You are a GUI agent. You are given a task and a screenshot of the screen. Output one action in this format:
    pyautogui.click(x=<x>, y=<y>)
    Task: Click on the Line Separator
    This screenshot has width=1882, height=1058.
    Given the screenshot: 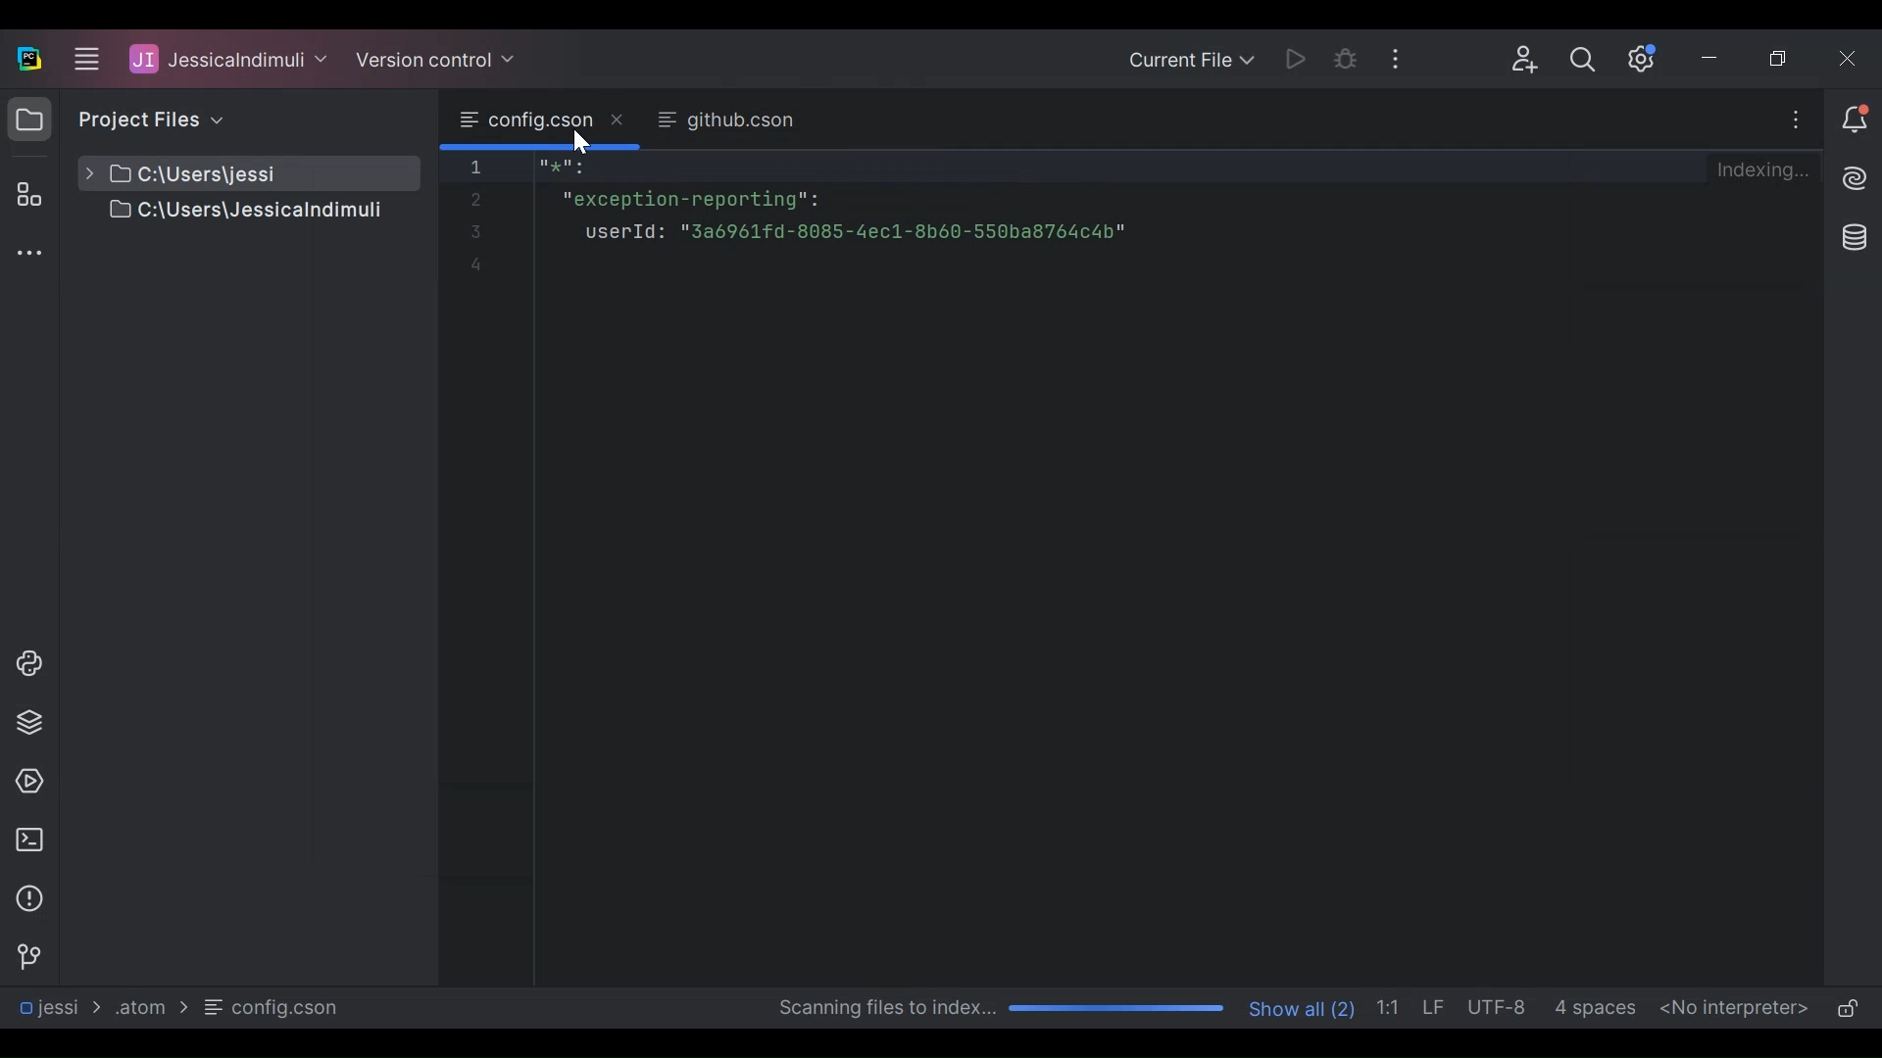 What is the action you would take?
    pyautogui.click(x=1436, y=1008)
    